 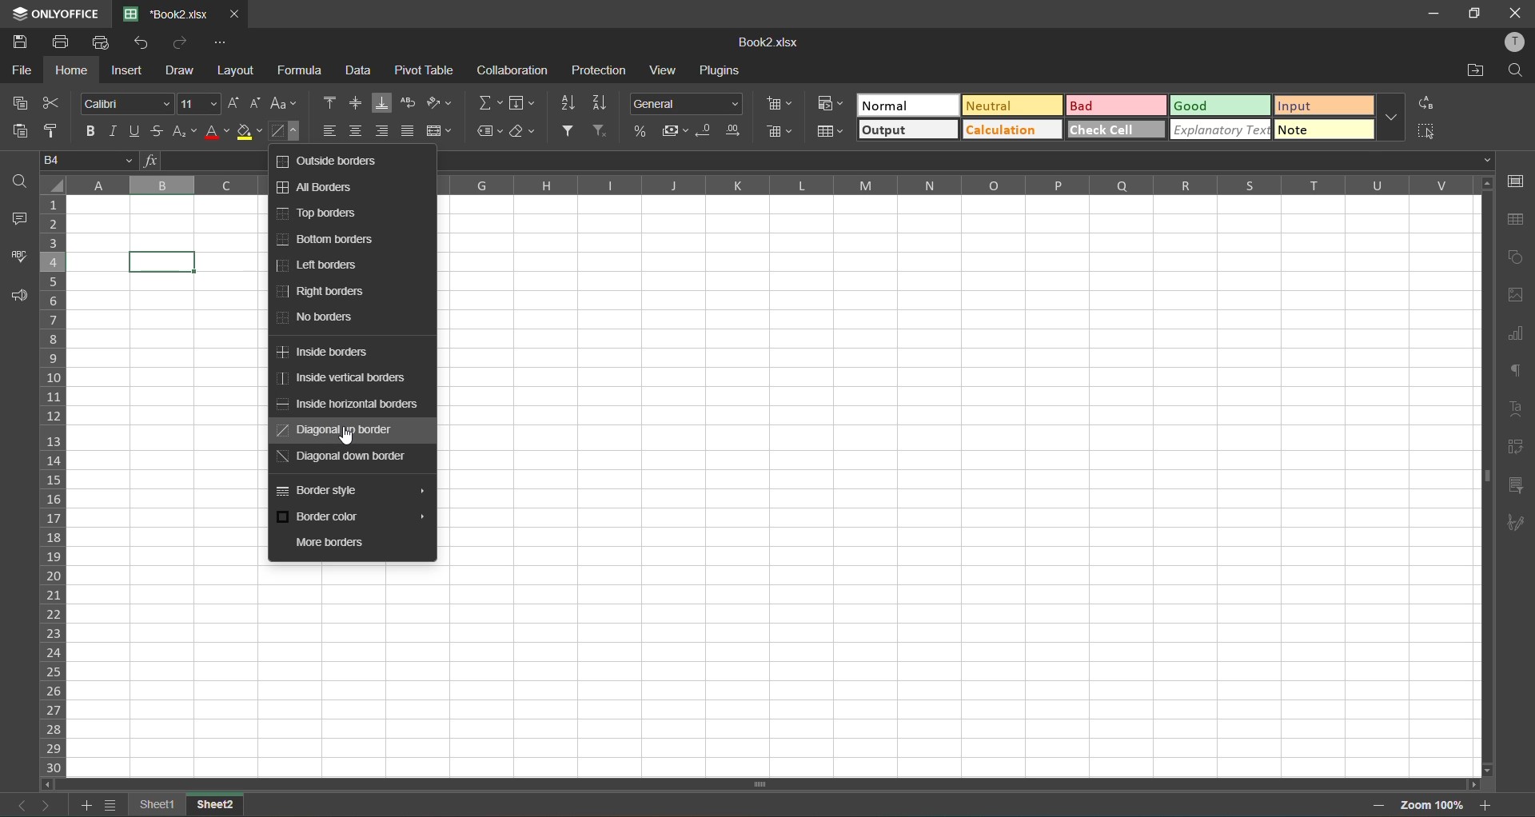 What do you see at coordinates (18, 181) in the screenshot?
I see `find` at bounding box center [18, 181].